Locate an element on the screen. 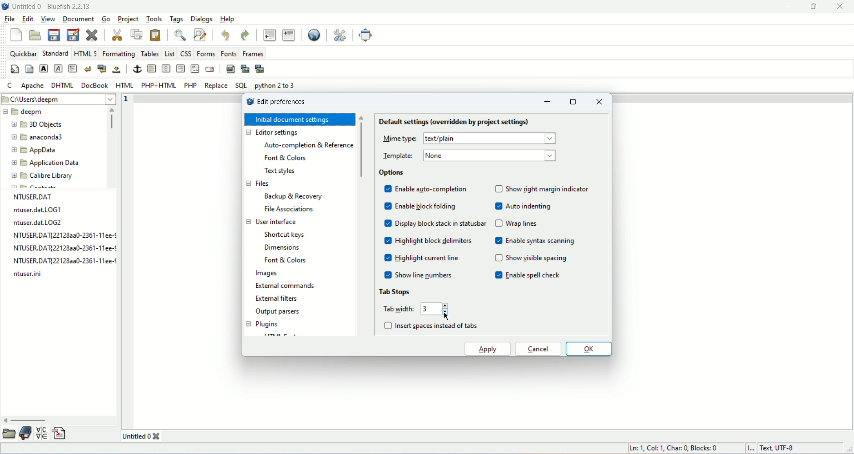 The width and height of the screenshot is (854, 454). horizontal scroll bar is located at coordinates (28, 421).